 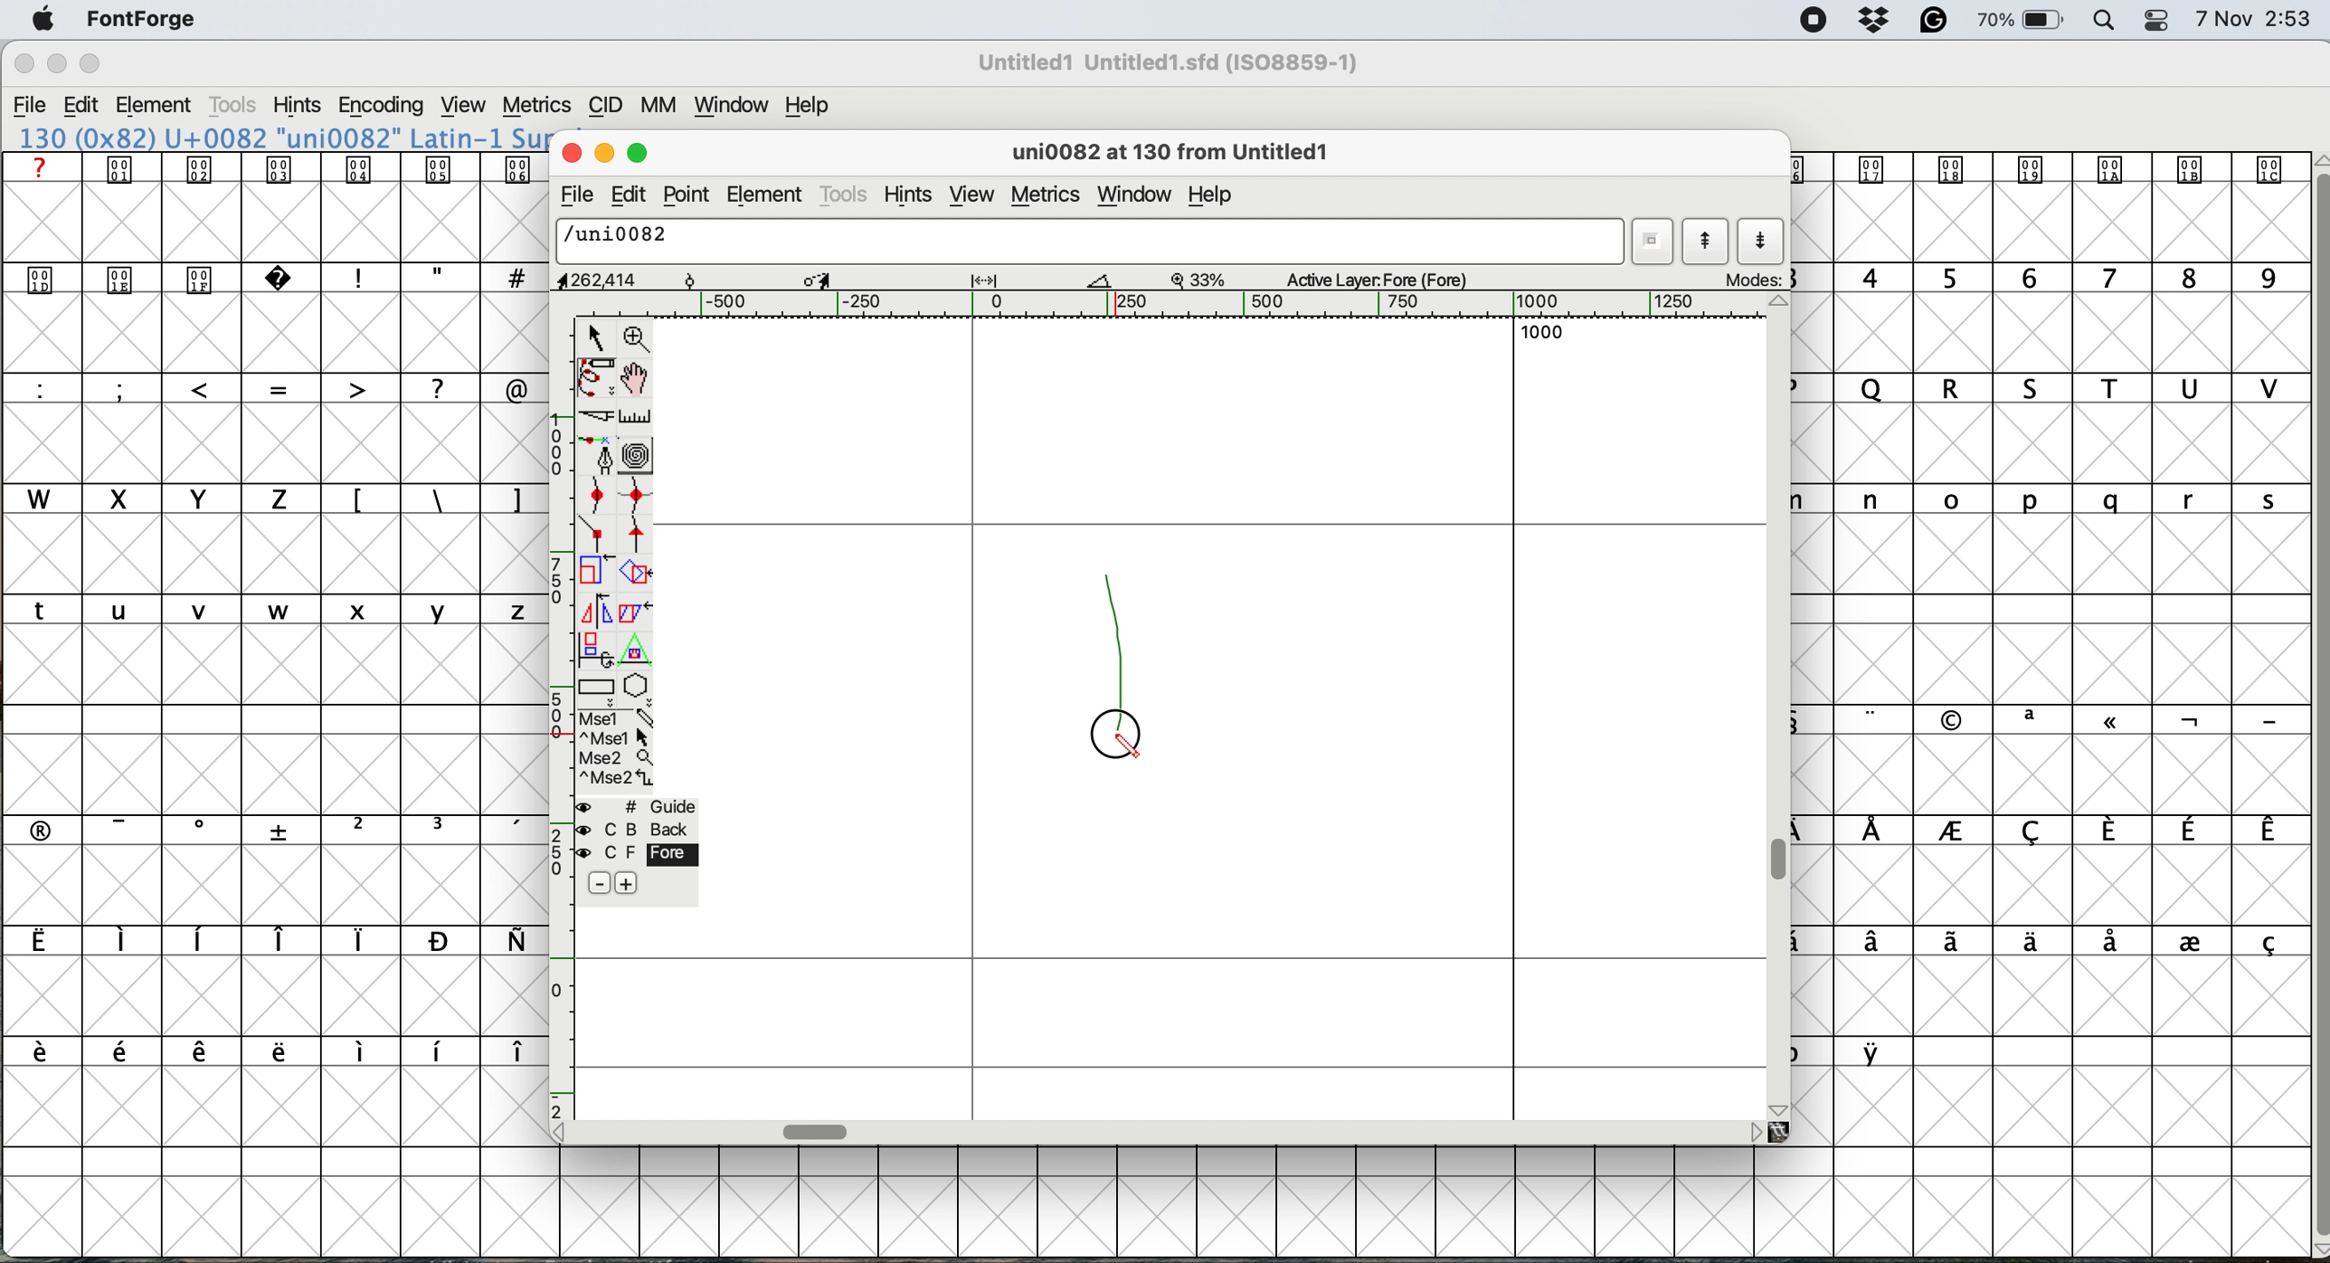 What do you see at coordinates (595, 574) in the screenshot?
I see `scale selection` at bounding box center [595, 574].